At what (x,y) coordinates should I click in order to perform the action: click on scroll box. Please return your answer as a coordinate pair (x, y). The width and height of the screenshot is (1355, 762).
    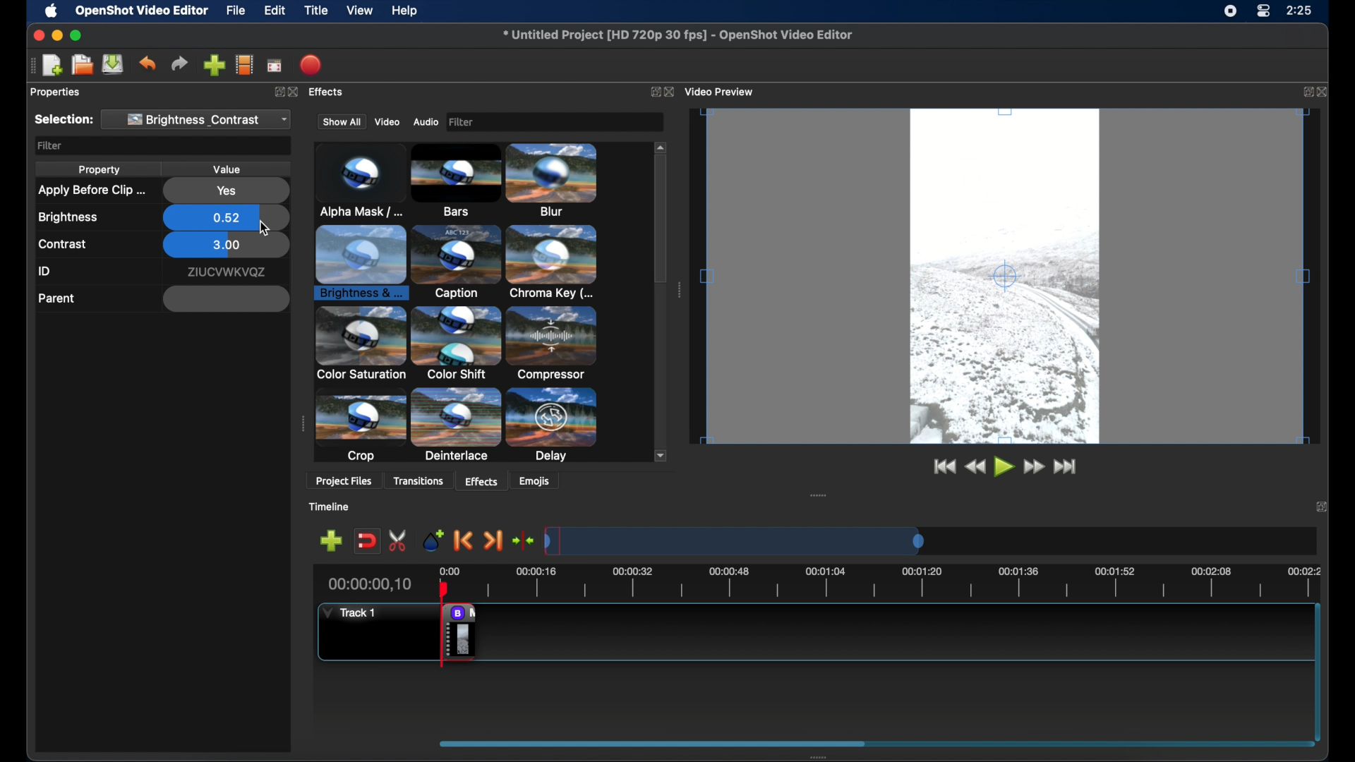
    Looking at the image, I should click on (752, 742).